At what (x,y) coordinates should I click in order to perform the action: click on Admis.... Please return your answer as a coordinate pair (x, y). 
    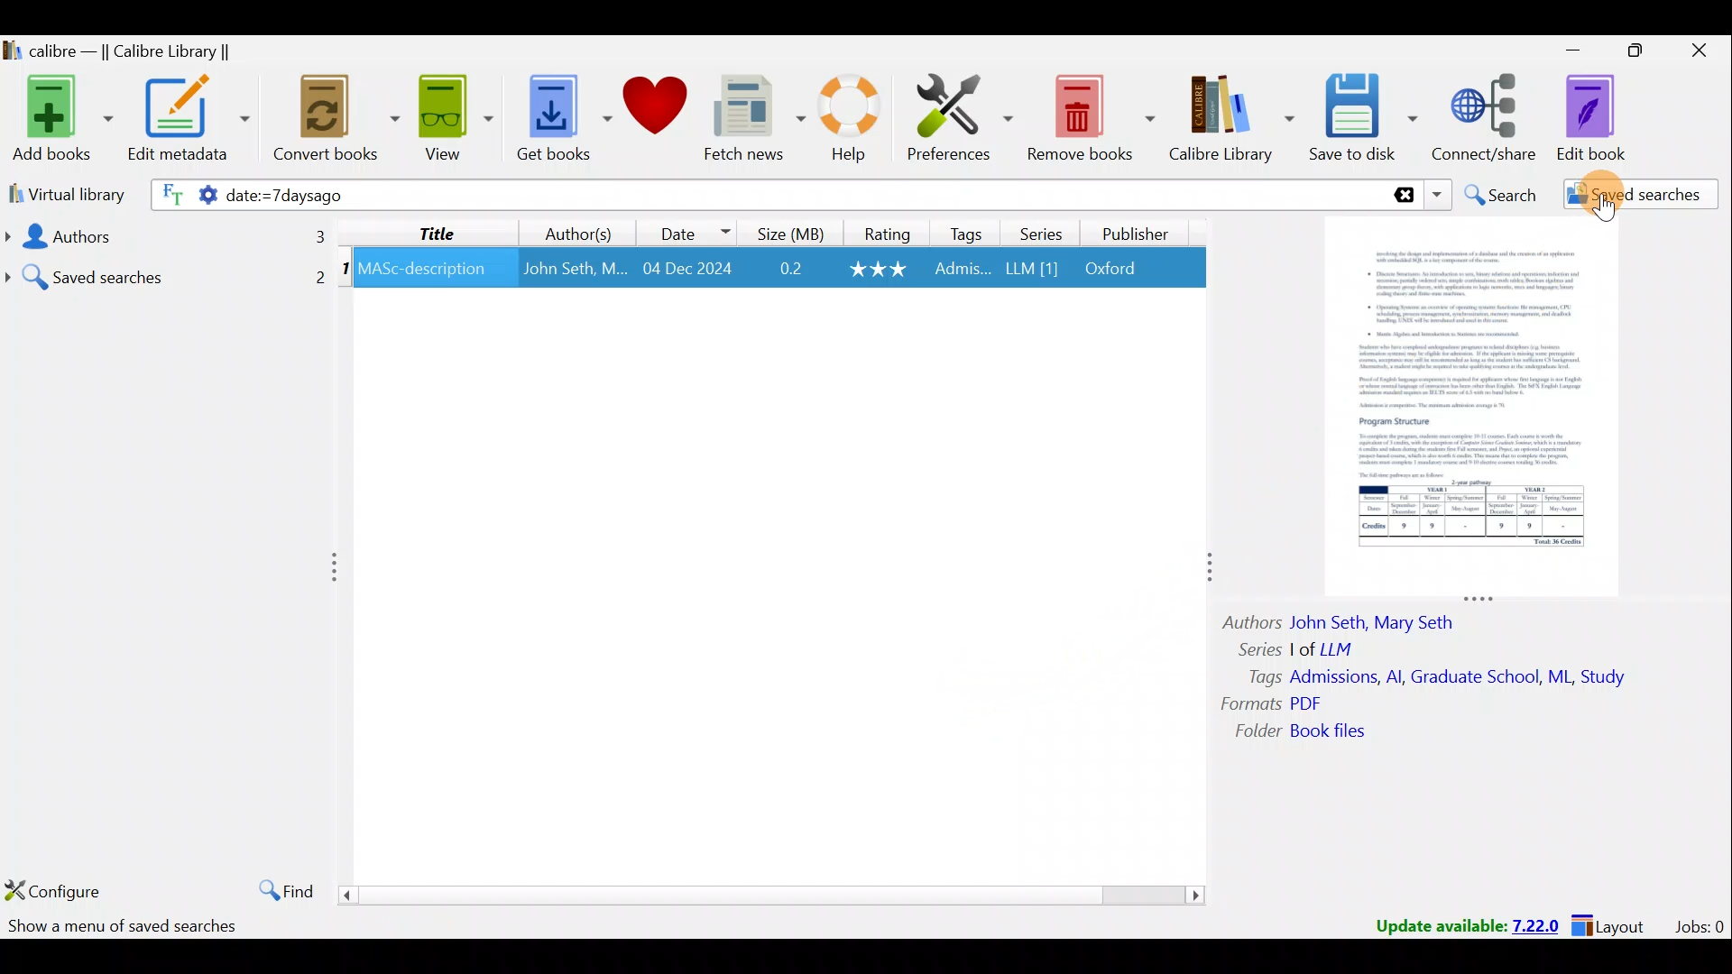
    Looking at the image, I should click on (963, 271).